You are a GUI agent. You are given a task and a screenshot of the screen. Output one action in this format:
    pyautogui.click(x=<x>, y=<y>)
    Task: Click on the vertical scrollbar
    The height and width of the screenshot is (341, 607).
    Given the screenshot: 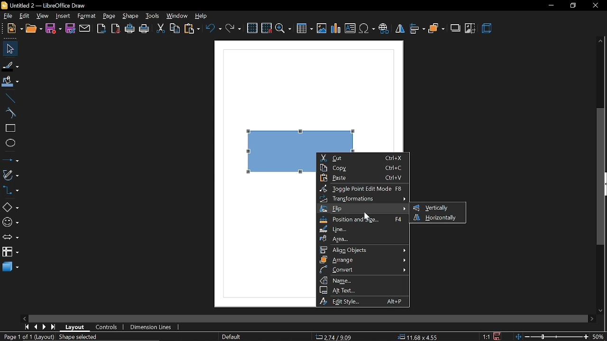 What is the action you would take?
    pyautogui.click(x=601, y=177)
    